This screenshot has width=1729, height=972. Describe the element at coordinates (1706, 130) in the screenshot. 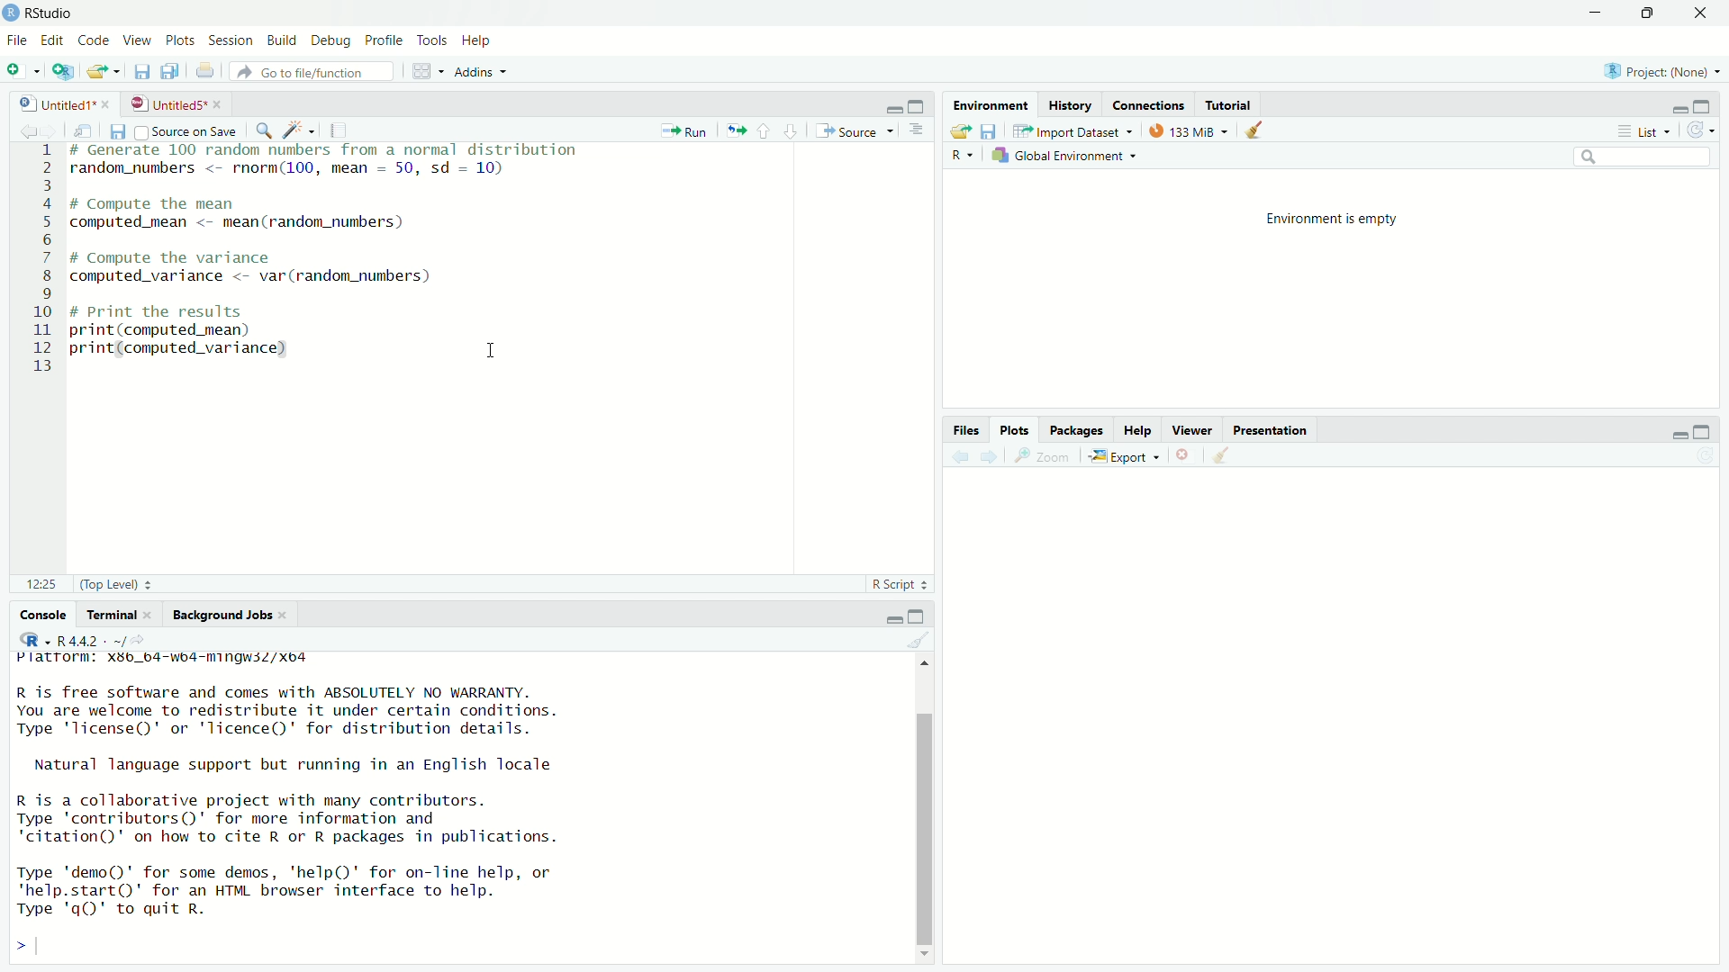

I see `refresh the list of objects in the environment` at that location.